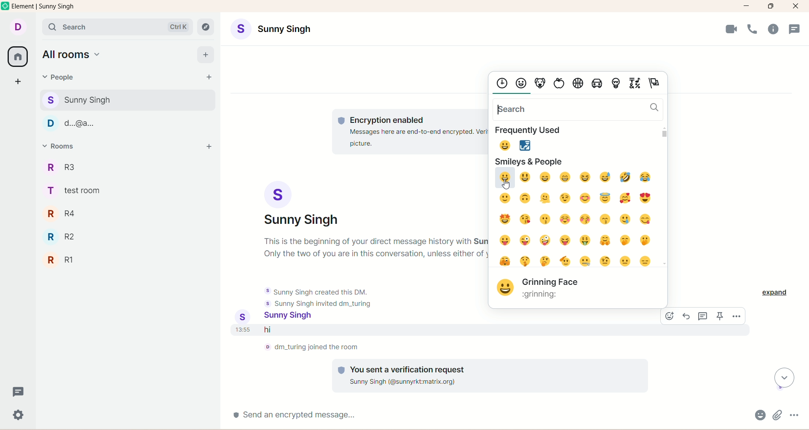  What do you see at coordinates (565, 261) in the screenshot?
I see `Saluting face` at bounding box center [565, 261].